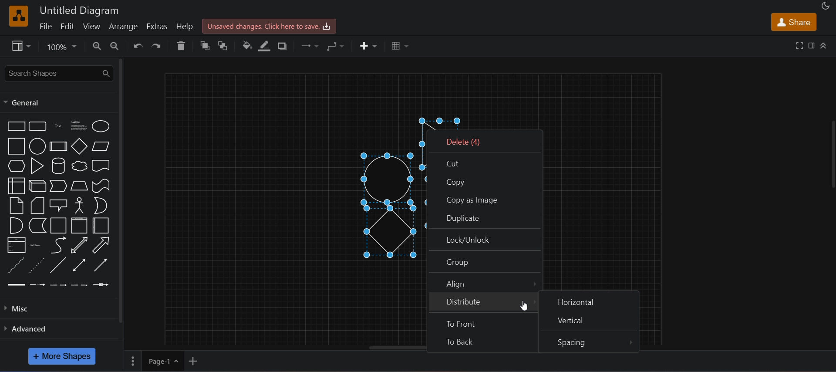 The width and height of the screenshot is (836, 372). I want to click on heading, so click(78, 127).